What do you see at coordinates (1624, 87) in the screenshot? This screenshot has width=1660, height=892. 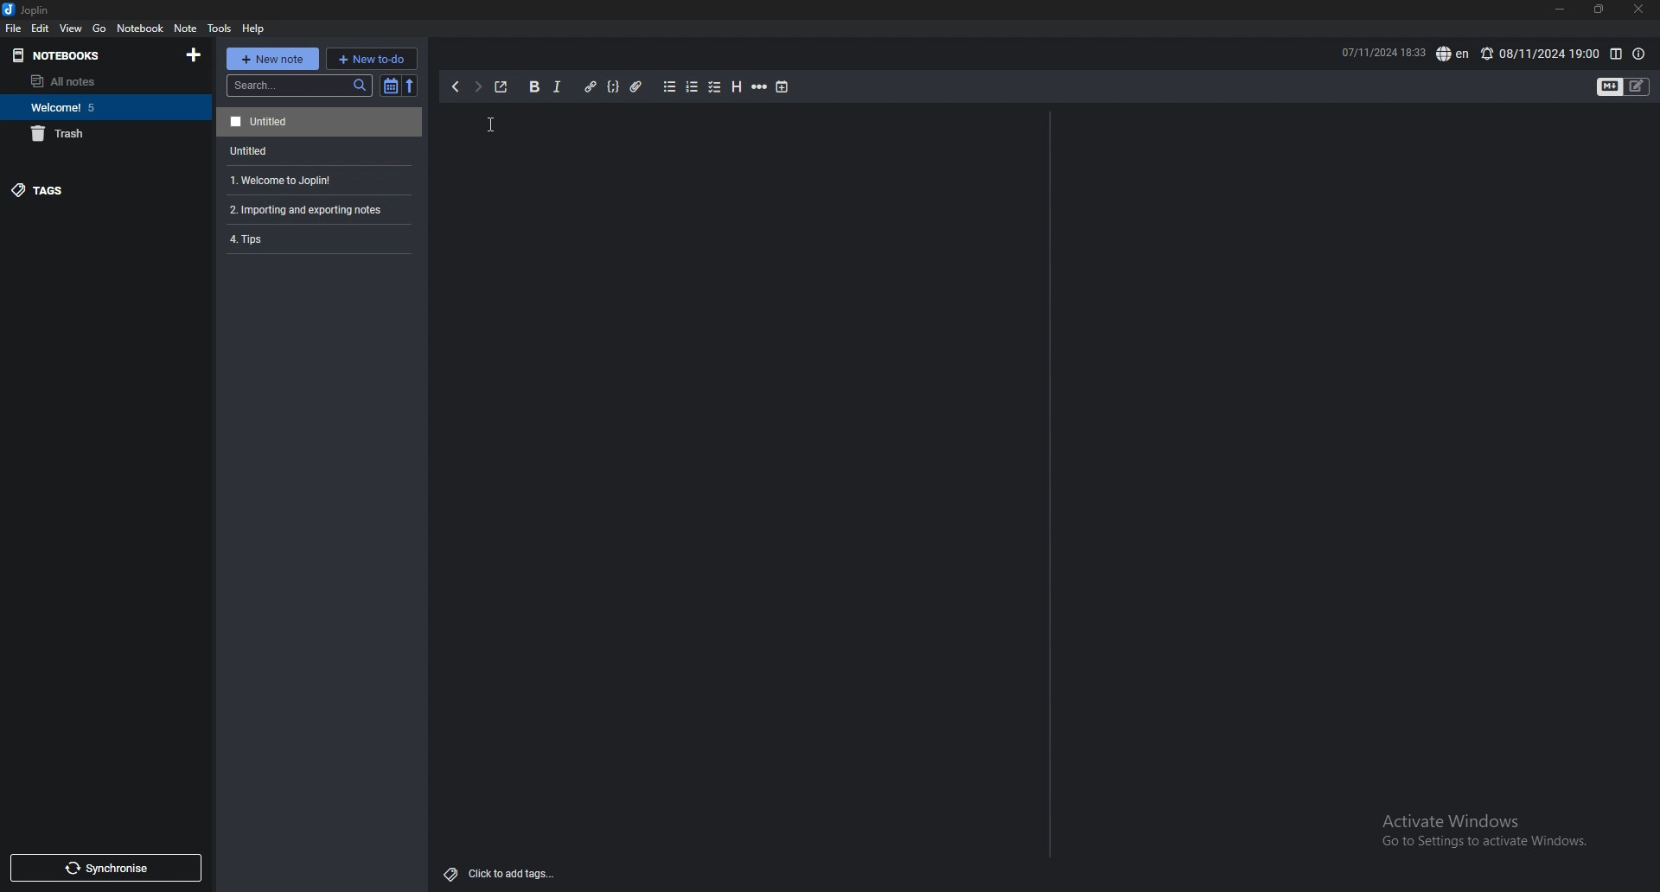 I see `toggle editors` at bounding box center [1624, 87].